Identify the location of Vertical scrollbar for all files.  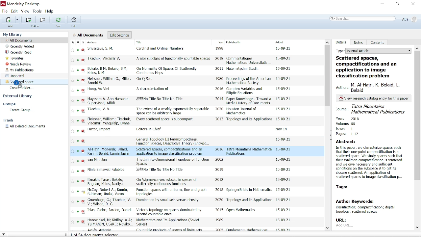
(328, 75).